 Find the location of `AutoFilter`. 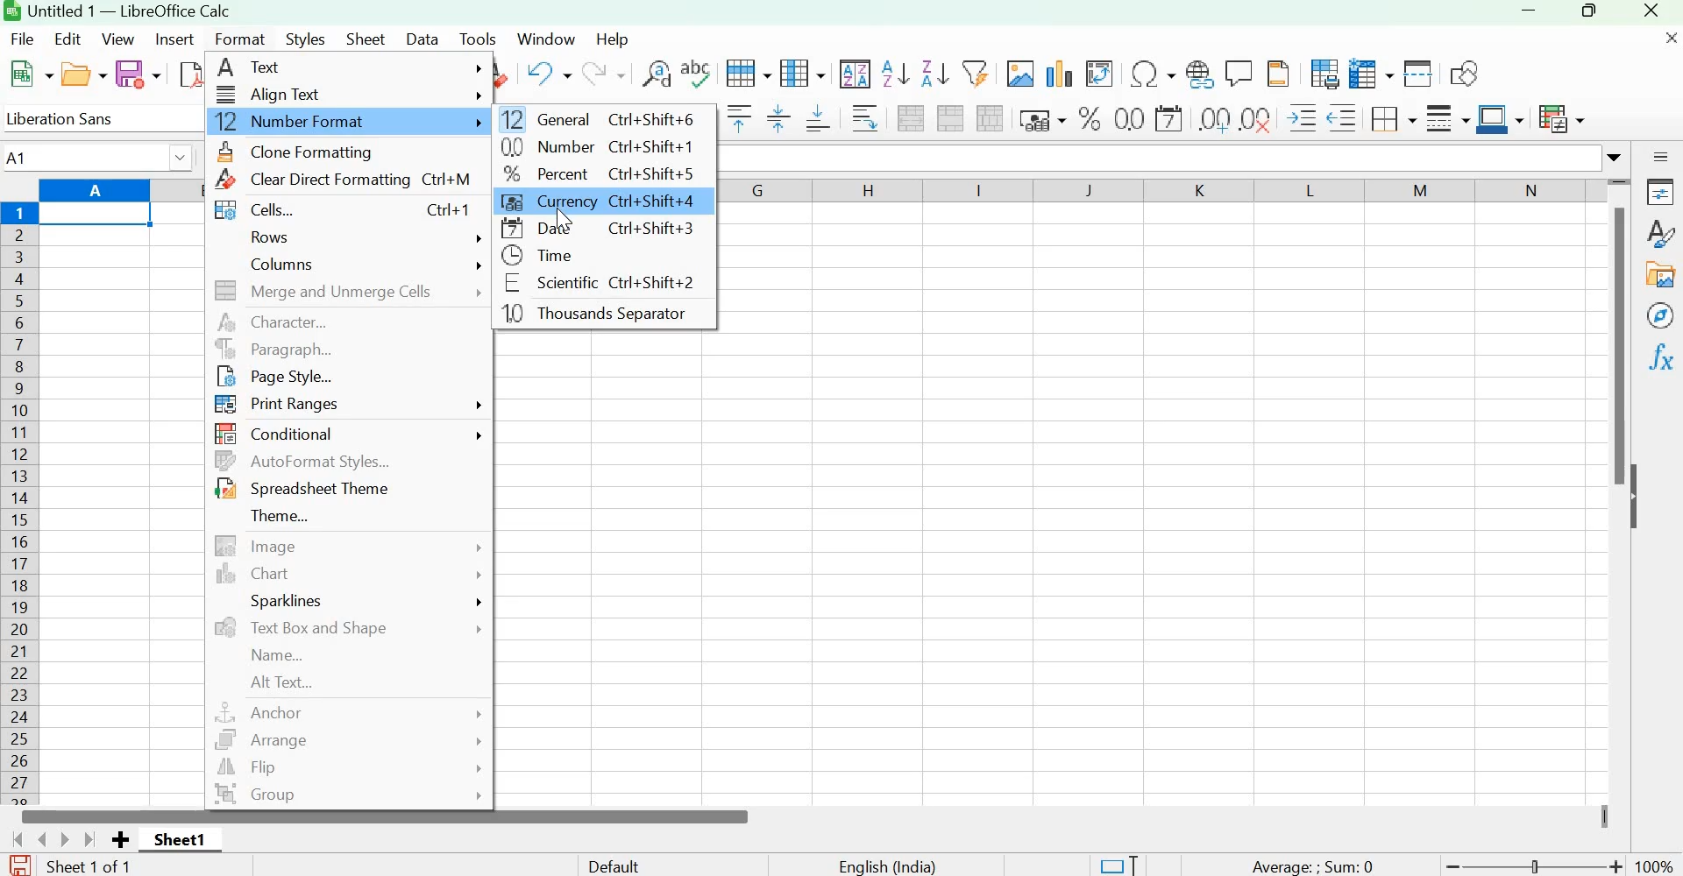

AutoFilter is located at coordinates (974, 71).